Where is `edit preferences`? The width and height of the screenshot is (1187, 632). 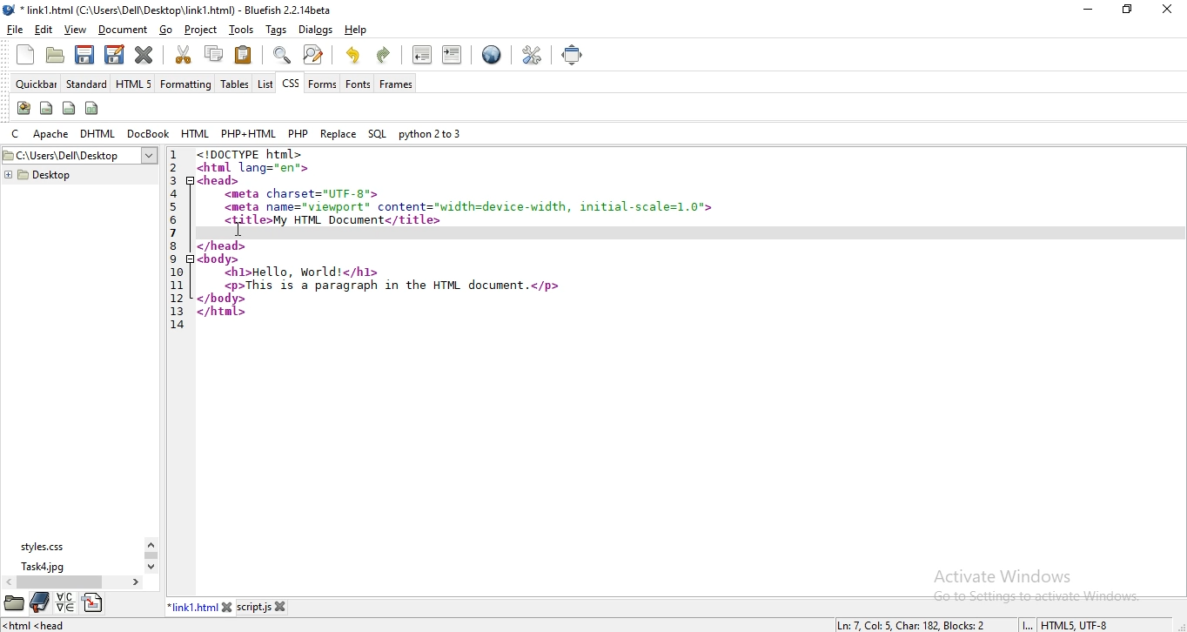
edit preferences is located at coordinates (532, 56).